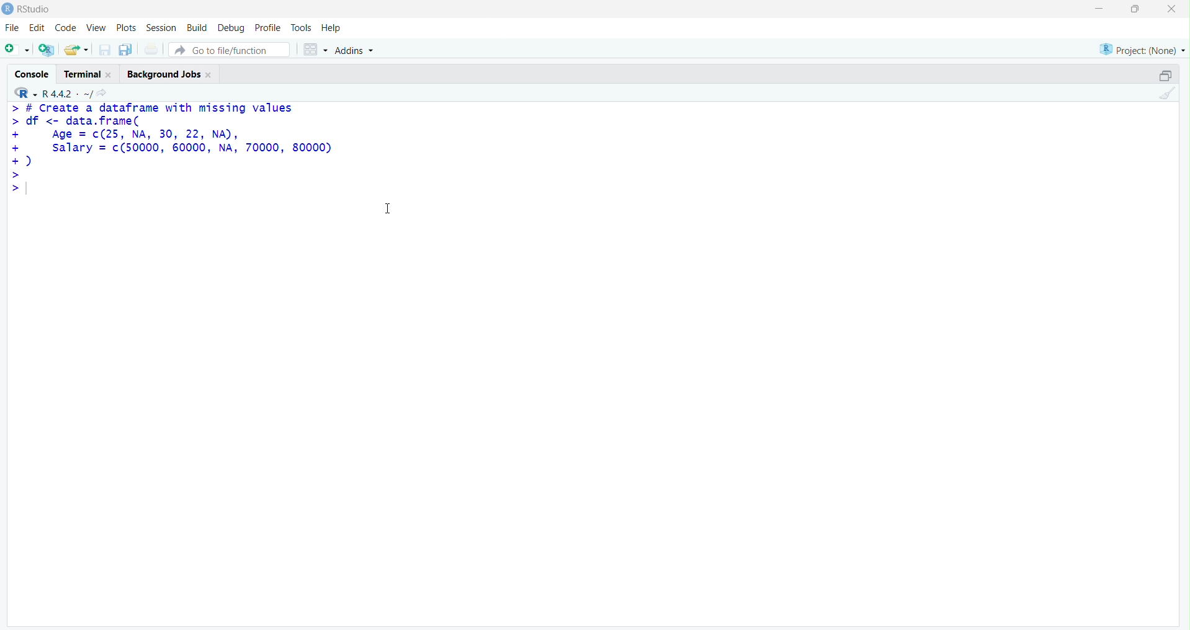  I want to click on Code, so click(66, 29).